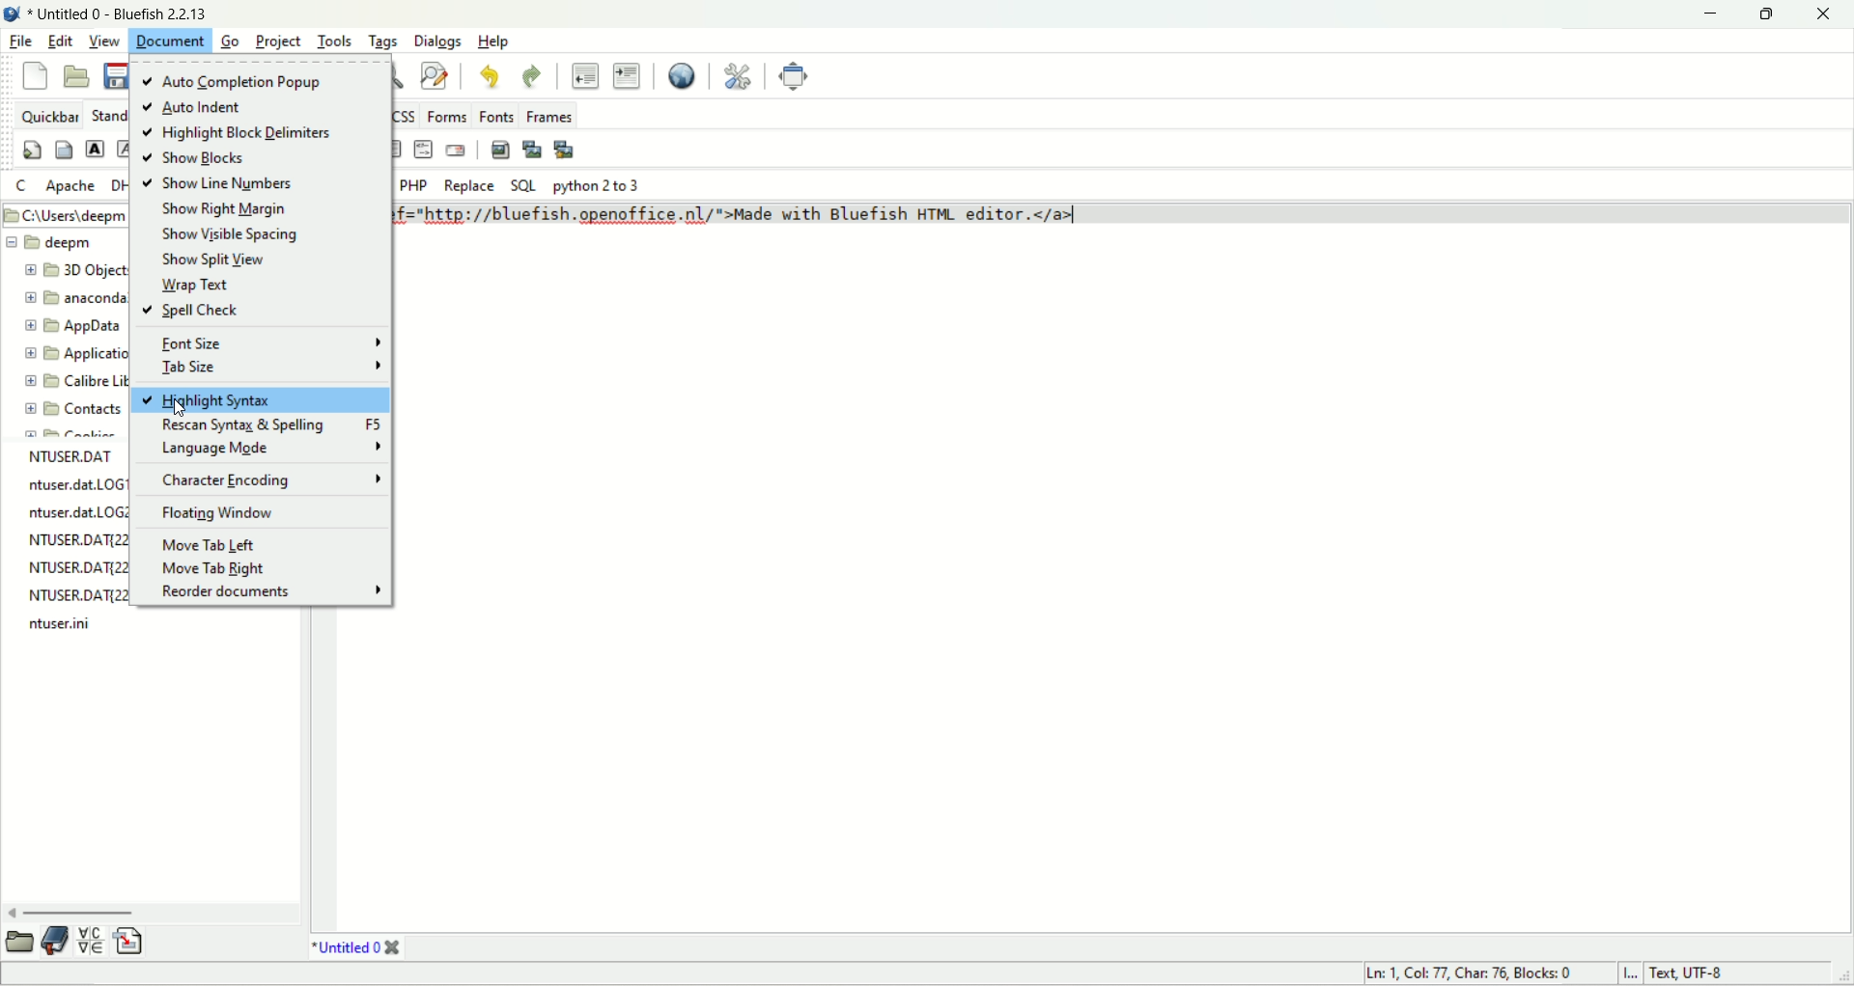 The image size is (1854, 986). Describe the element at coordinates (271, 592) in the screenshot. I see `reorder documents` at that location.